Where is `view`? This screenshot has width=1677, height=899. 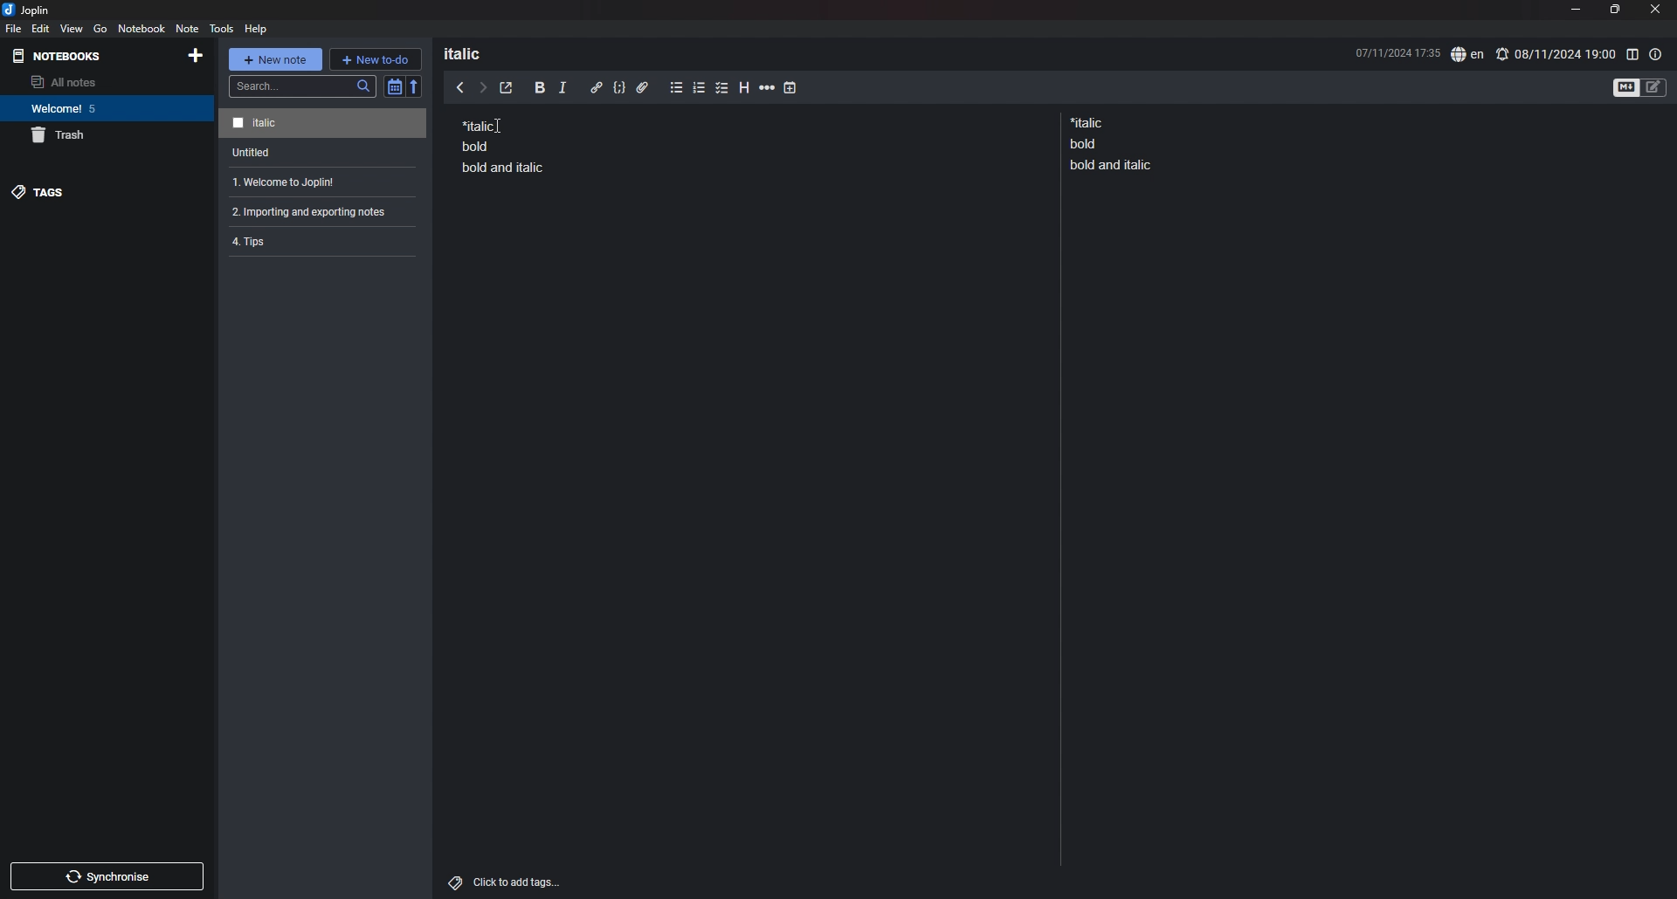 view is located at coordinates (72, 28).